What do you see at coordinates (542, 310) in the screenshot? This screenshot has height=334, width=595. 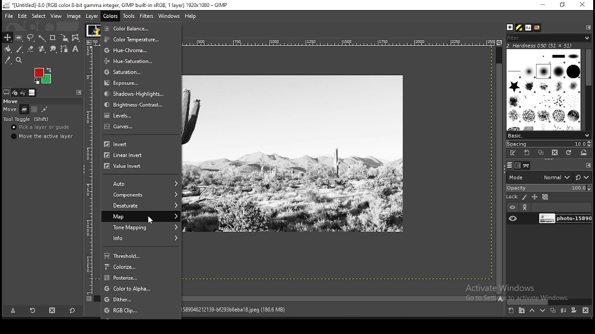 I see `move layer one step down` at bounding box center [542, 310].